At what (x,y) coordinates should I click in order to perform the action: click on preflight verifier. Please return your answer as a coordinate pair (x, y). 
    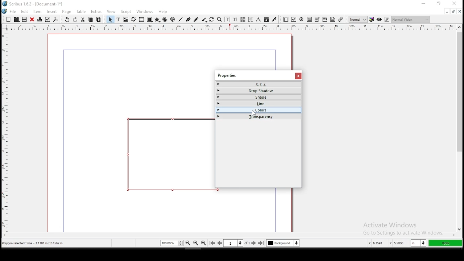
    Looking at the image, I should click on (47, 20).